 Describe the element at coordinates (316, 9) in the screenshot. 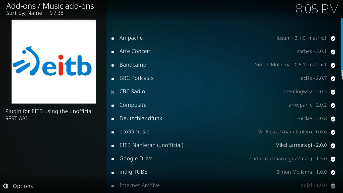

I see `Time - 8:08PM` at that location.